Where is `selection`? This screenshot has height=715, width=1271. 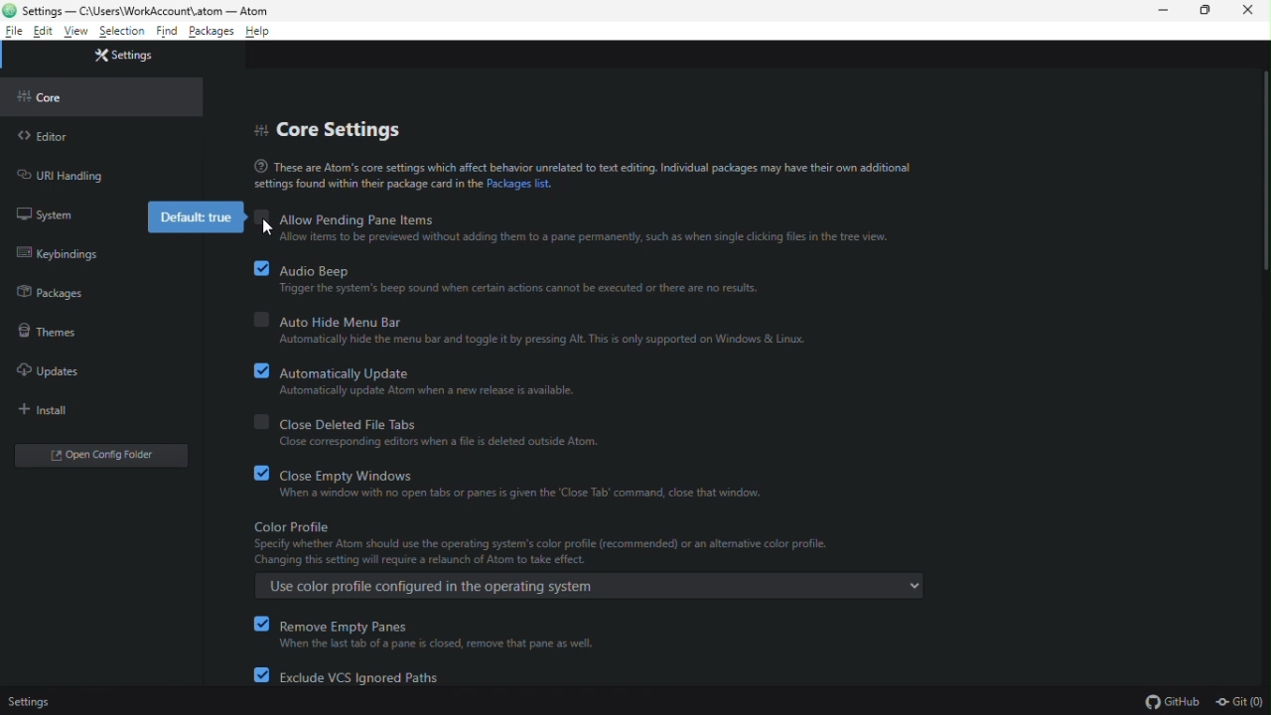
selection is located at coordinates (123, 31).